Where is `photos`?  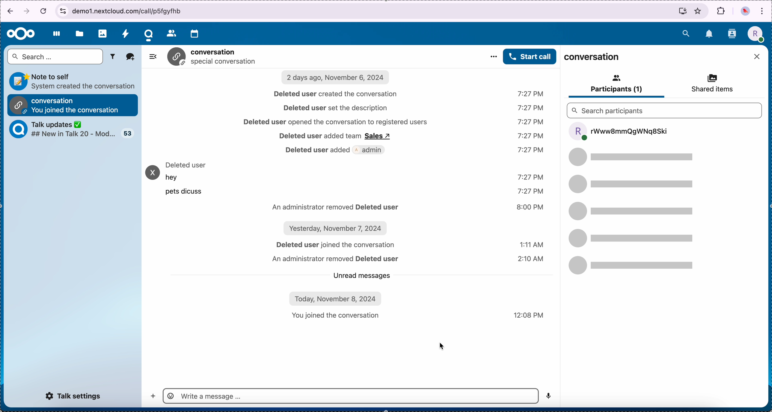
photos is located at coordinates (103, 33).